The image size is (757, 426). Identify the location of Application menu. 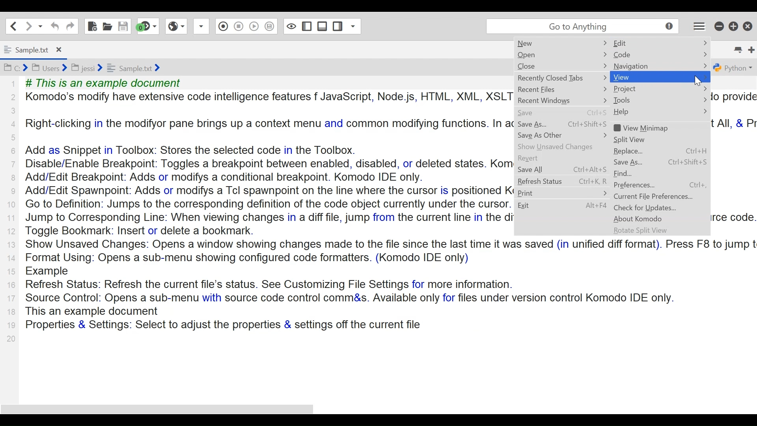
(696, 28).